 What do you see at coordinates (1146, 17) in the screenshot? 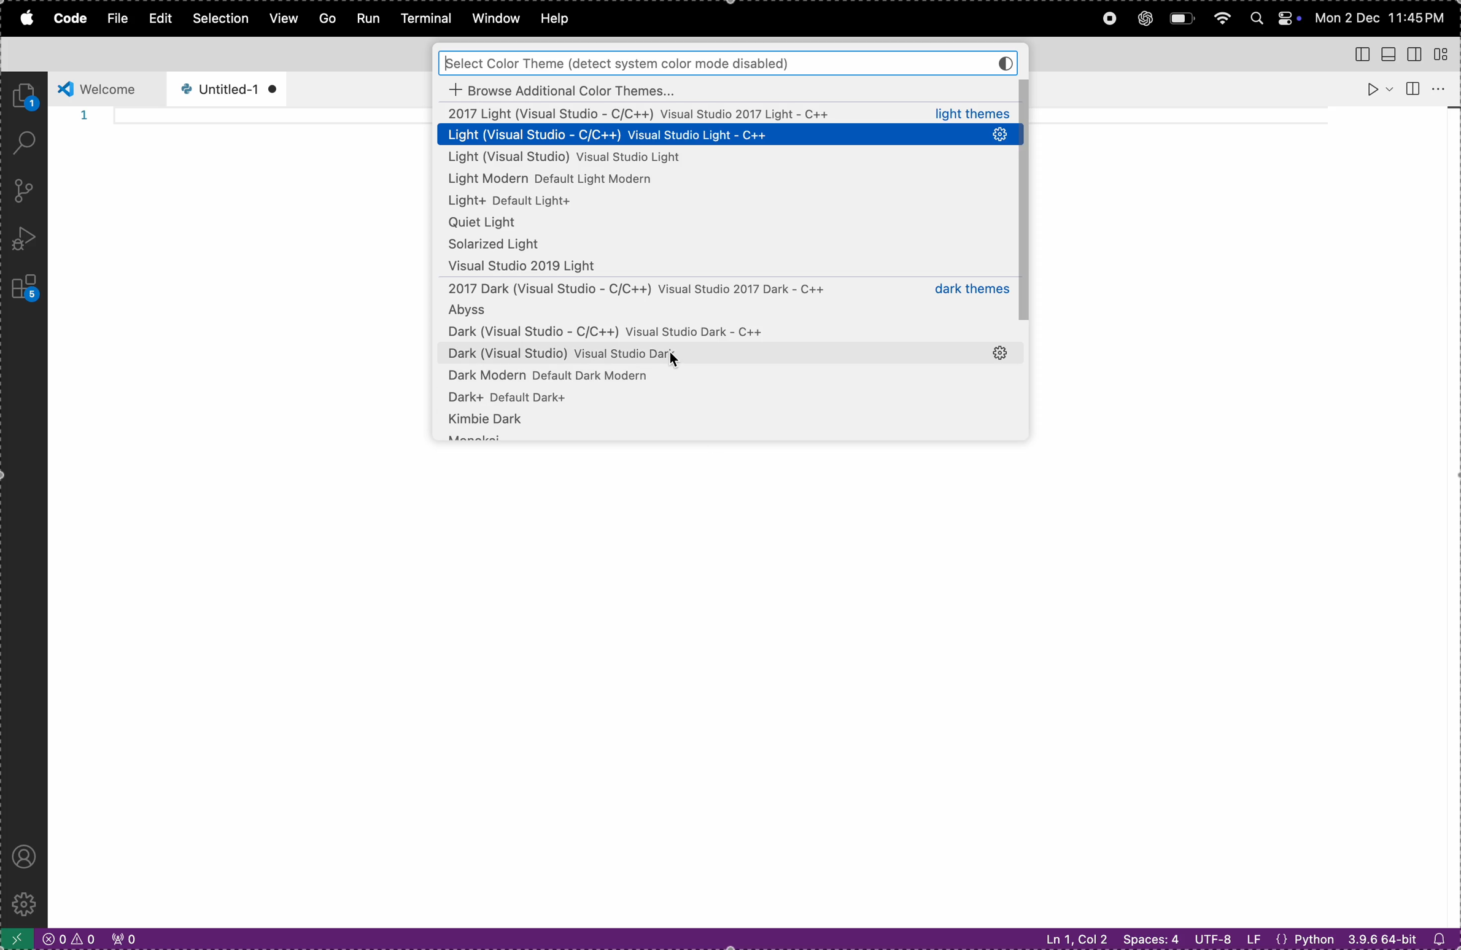
I see `chatgpt` at bounding box center [1146, 17].